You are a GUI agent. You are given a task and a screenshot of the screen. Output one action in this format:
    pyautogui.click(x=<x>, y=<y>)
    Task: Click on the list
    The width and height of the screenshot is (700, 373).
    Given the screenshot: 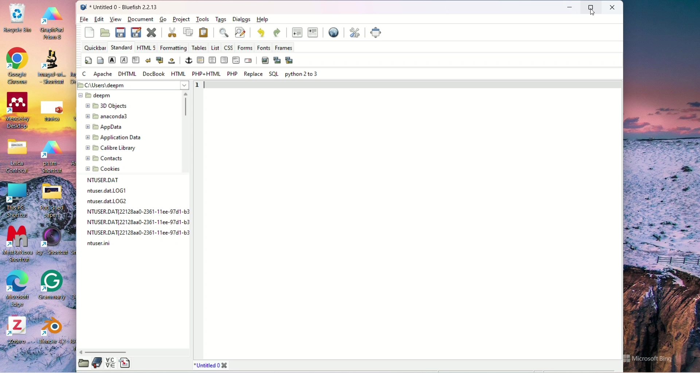 What is the action you would take?
    pyautogui.click(x=214, y=47)
    